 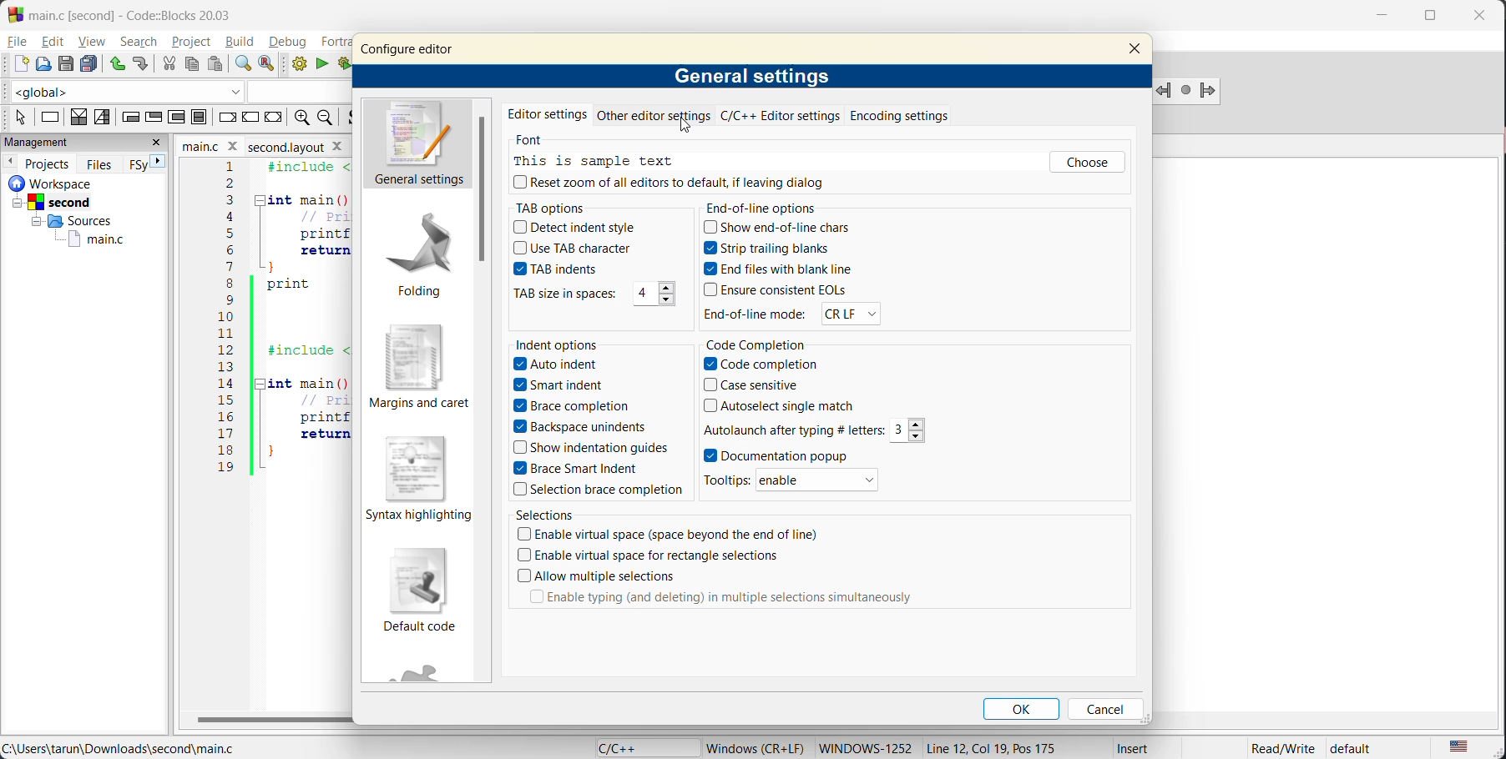 I want to click on Strip trailing blanks, so click(x=766, y=249).